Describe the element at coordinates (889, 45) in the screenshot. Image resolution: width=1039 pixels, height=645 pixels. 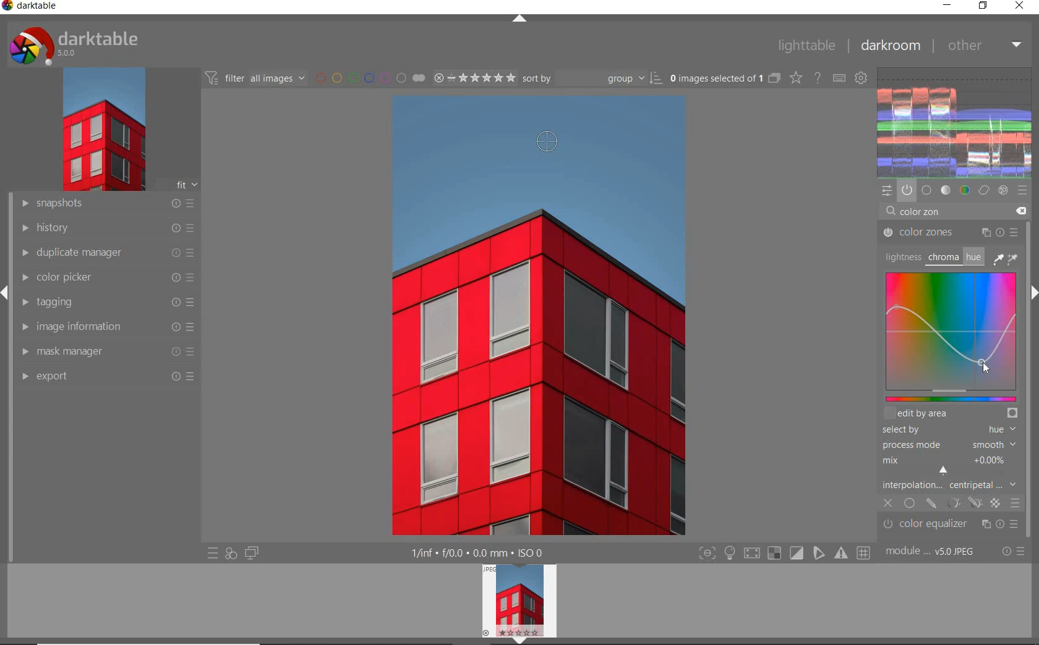
I see `dakroom` at that location.